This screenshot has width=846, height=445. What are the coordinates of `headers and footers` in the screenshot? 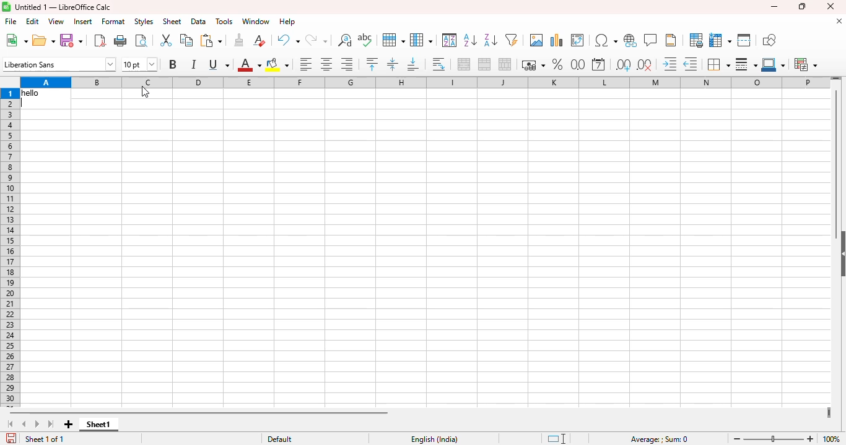 It's located at (671, 40).